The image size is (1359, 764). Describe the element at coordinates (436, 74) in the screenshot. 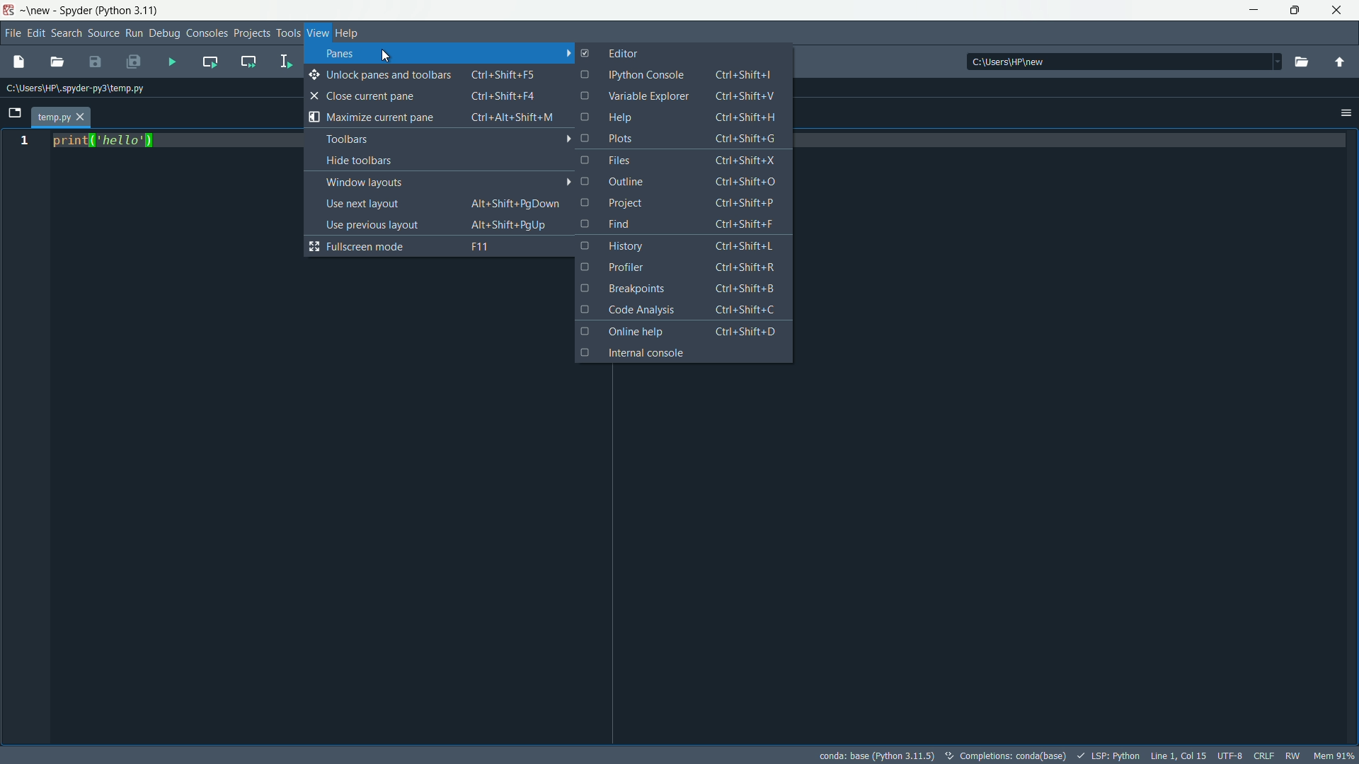

I see `unlock panes and toolbars` at that location.